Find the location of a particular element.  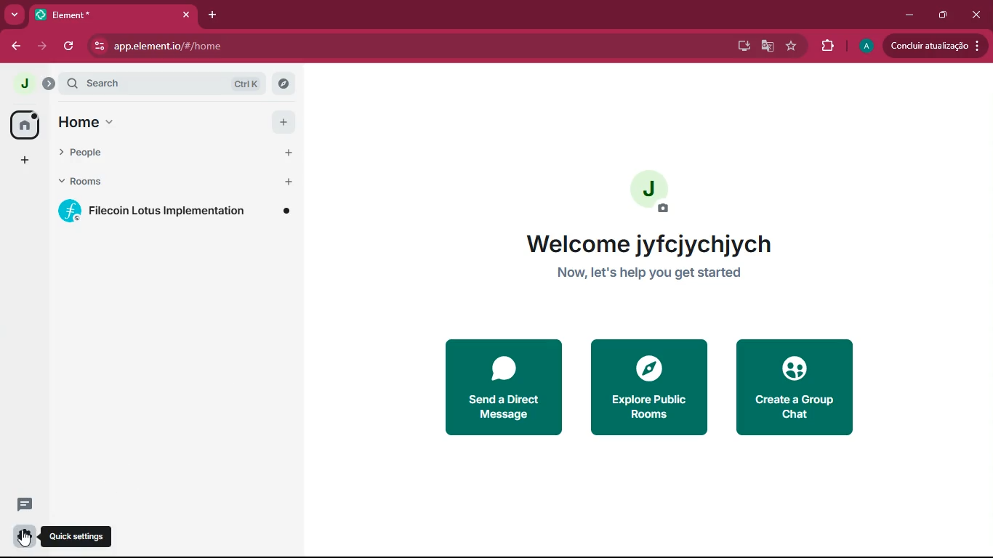

explore public rooms is located at coordinates (649, 387).